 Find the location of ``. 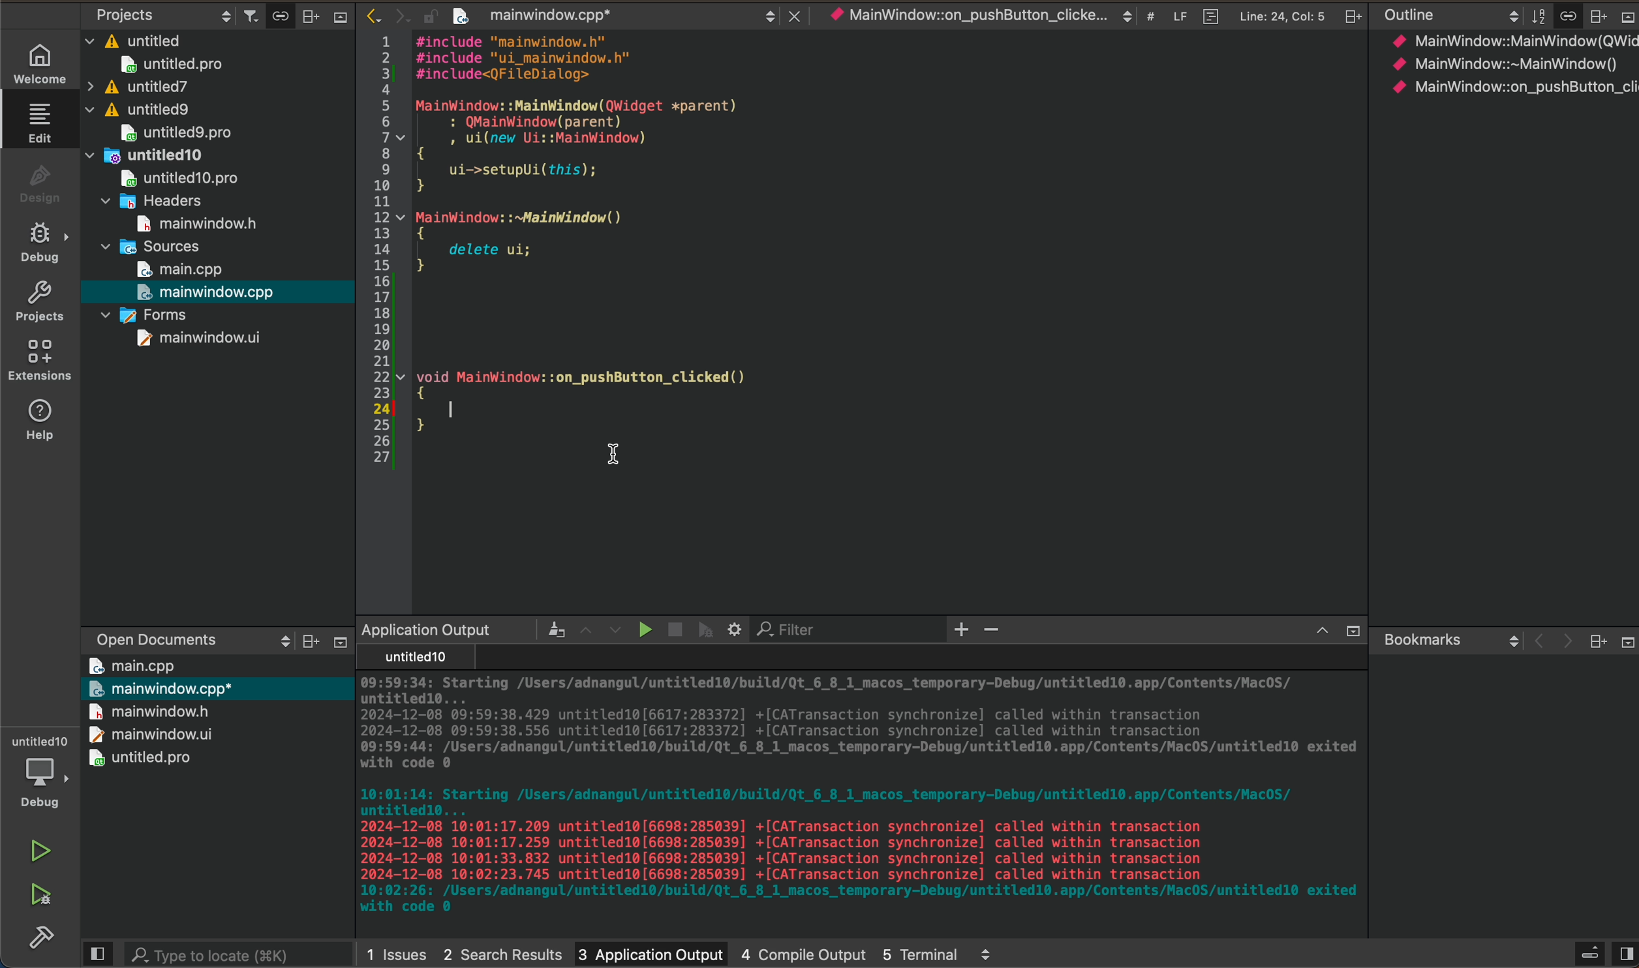

 is located at coordinates (309, 14).